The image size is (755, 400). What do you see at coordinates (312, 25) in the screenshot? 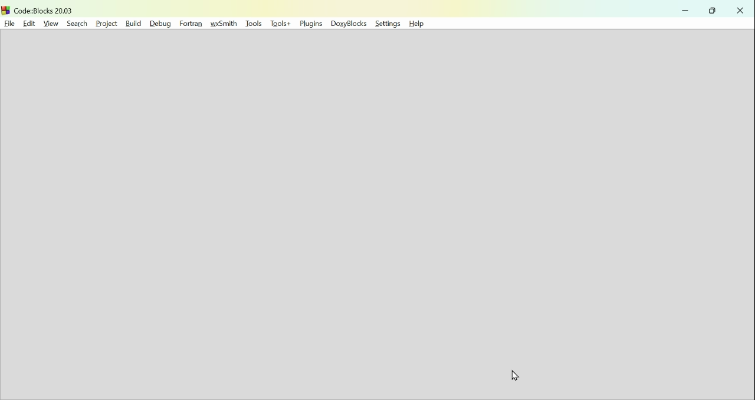
I see `Plugins` at bounding box center [312, 25].